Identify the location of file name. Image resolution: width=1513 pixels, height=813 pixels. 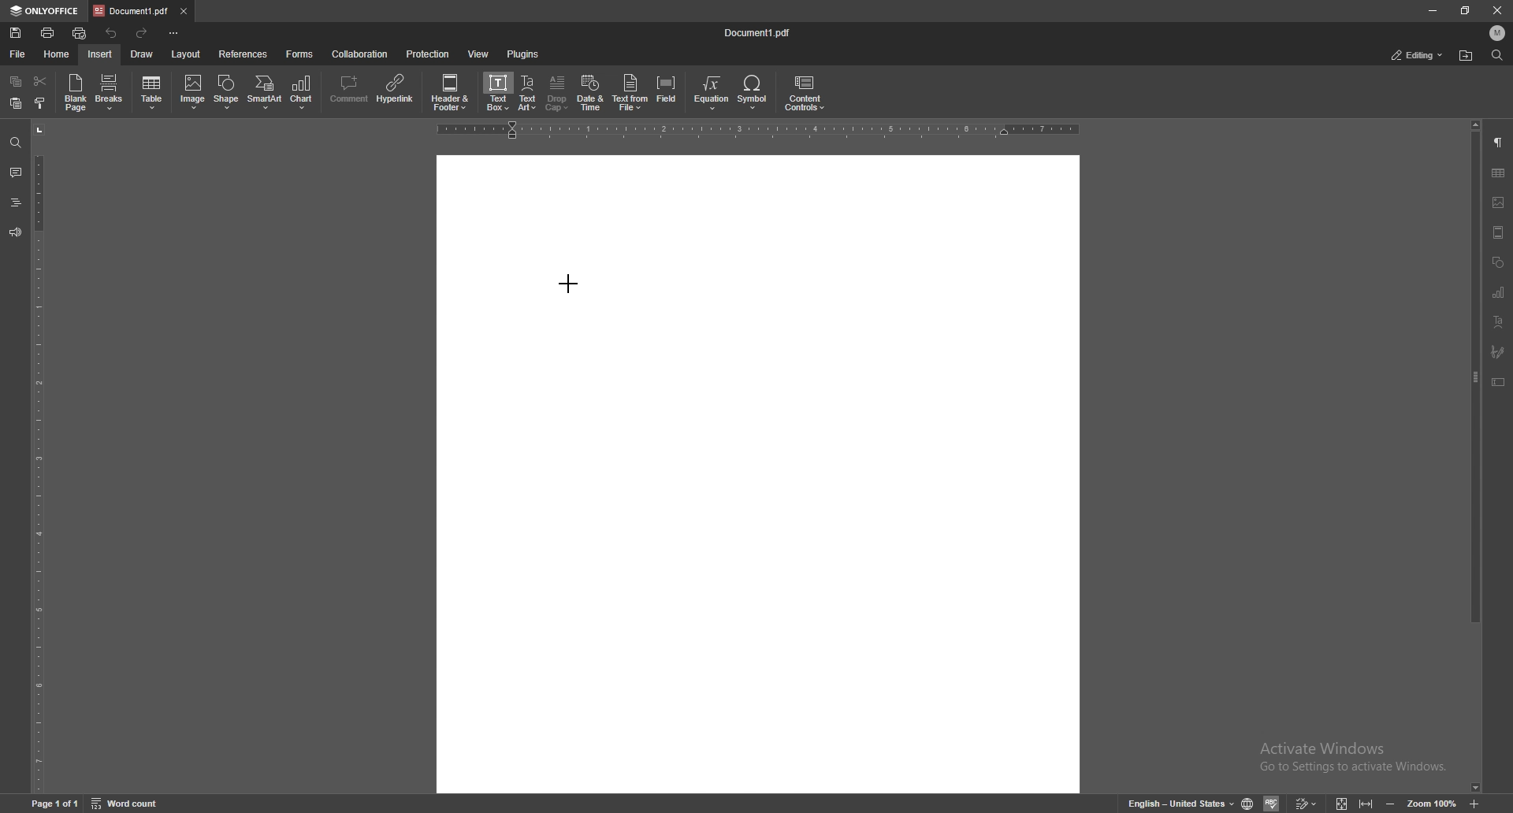
(759, 31).